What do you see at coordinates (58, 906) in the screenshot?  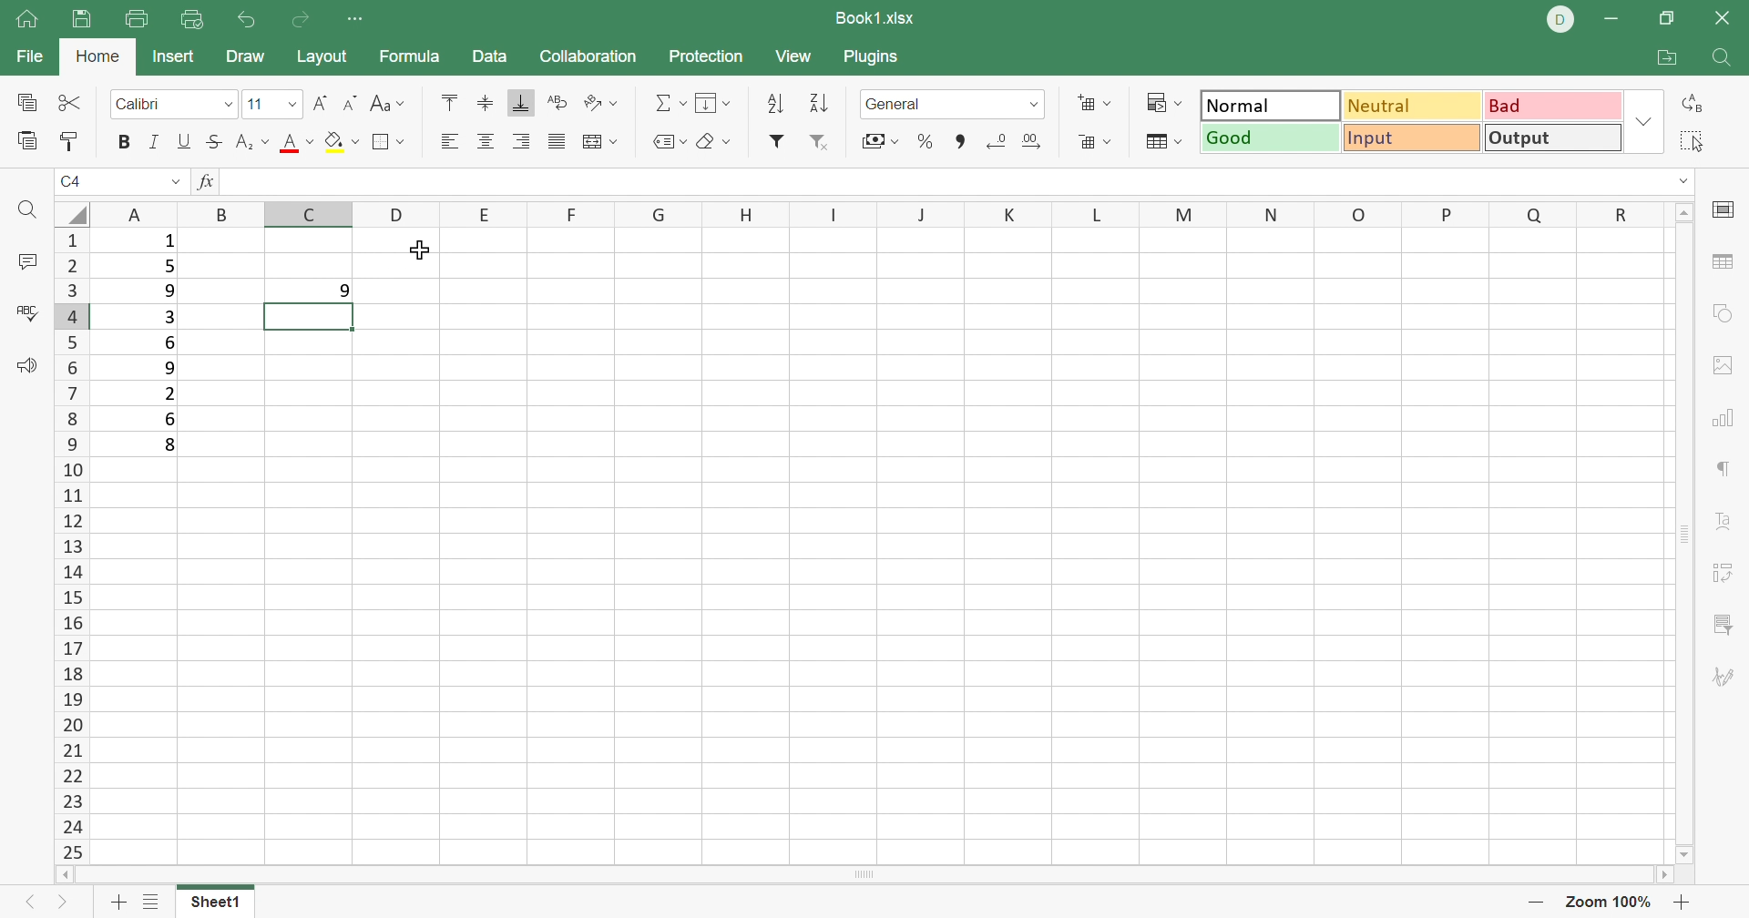 I see `Next` at bounding box center [58, 906].